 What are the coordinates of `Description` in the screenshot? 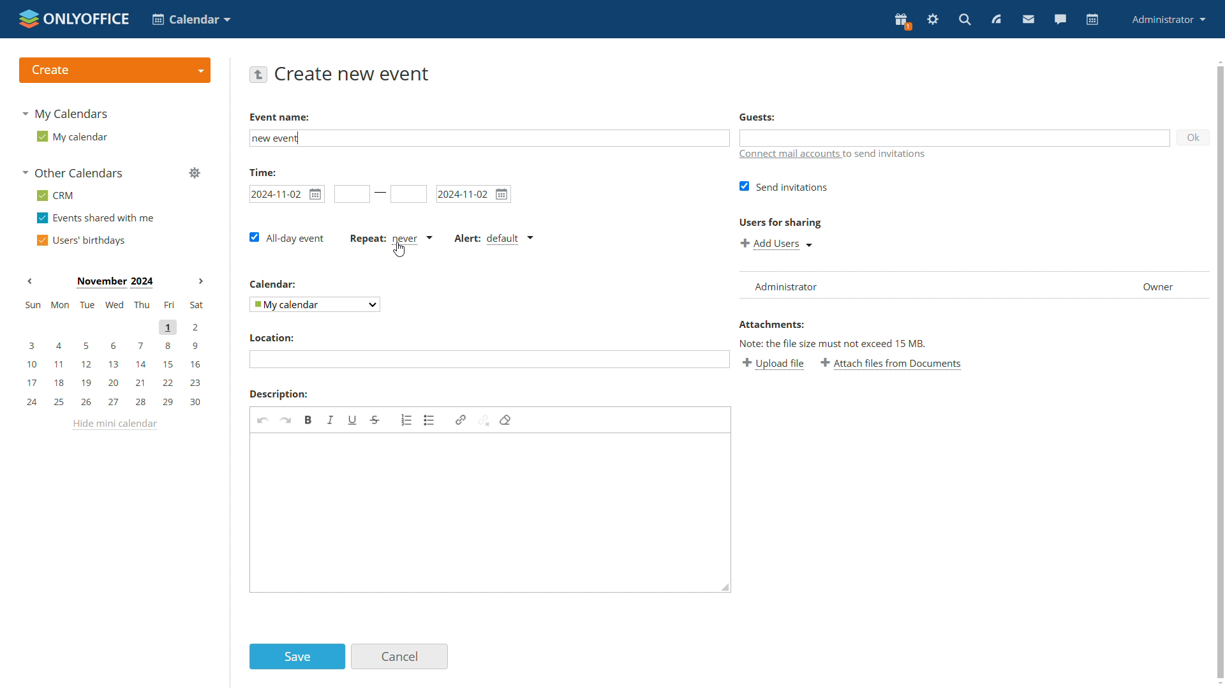 It's located at (277, 394).